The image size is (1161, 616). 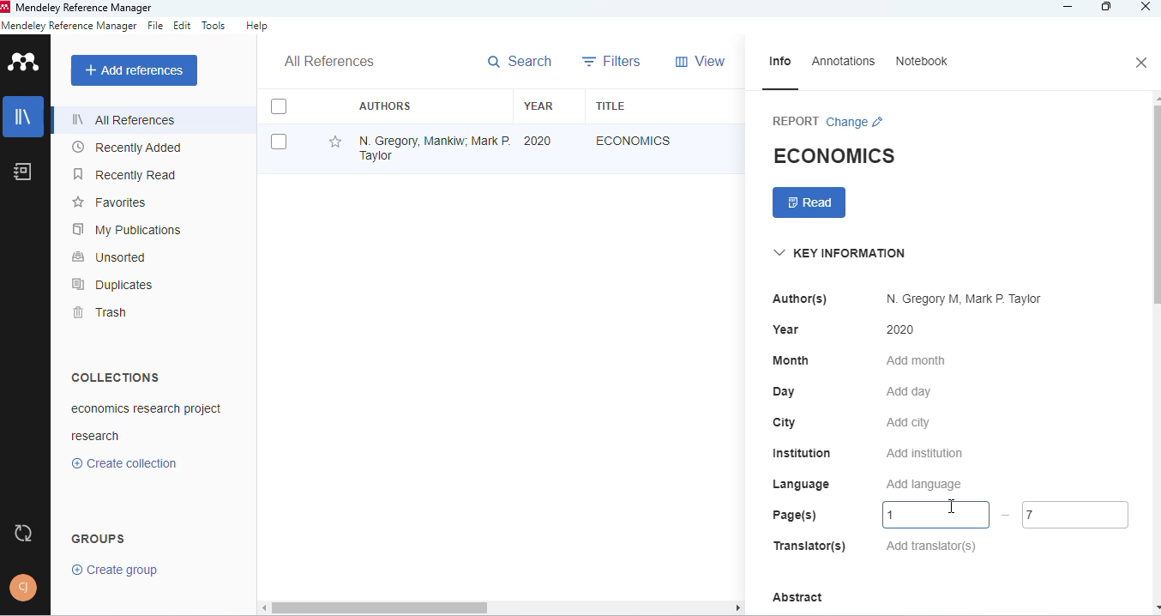 What do you see at coordinates (833, 155) in the screenshot?
I see `economics` at bounding box center [833, 155].